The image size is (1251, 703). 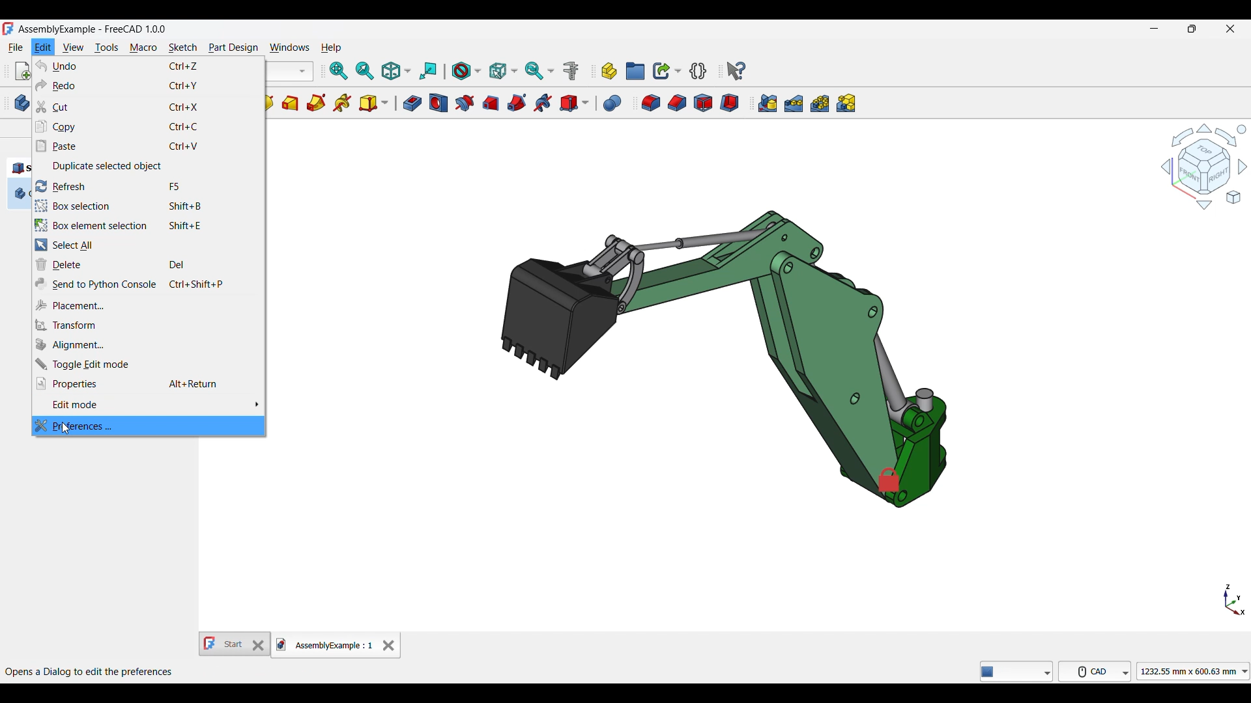 I want to click on Axis navigation, so click(x=1235, y=600).